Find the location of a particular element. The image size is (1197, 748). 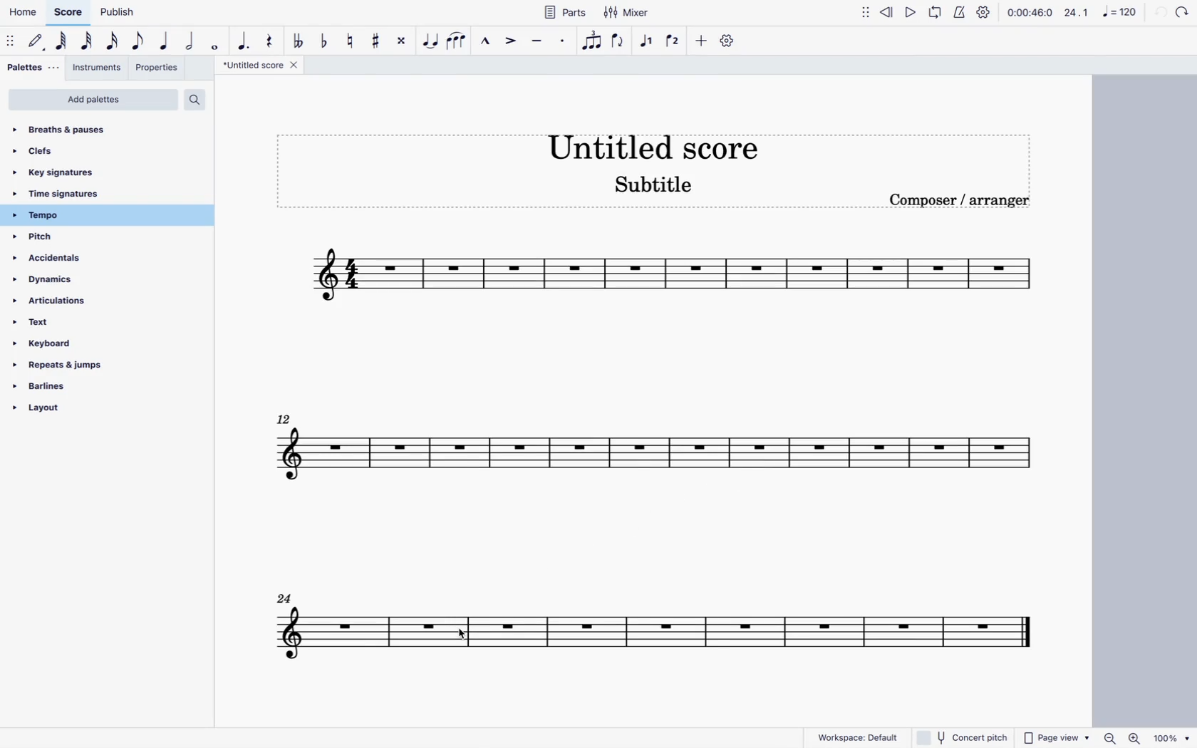

layout is located at coordinates (66, 409).